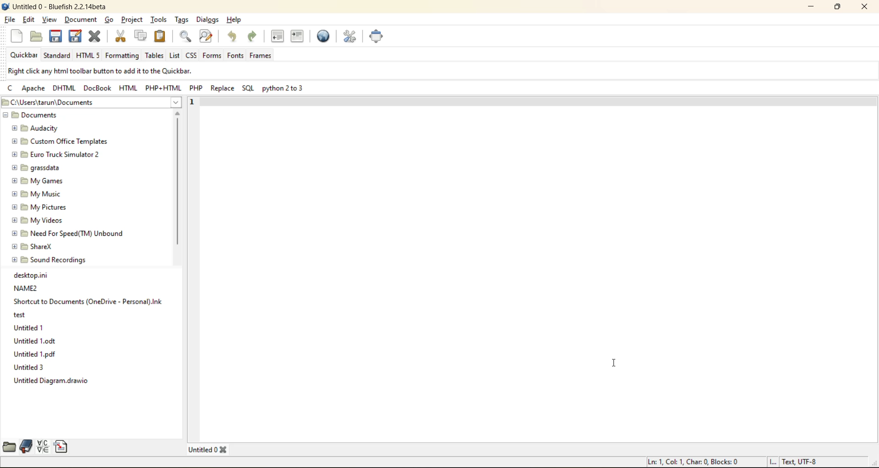 This screenshot has width=879, height=468. Describe the element at coordinates (95, 37) in the screenshot. I see `close file` at that location.